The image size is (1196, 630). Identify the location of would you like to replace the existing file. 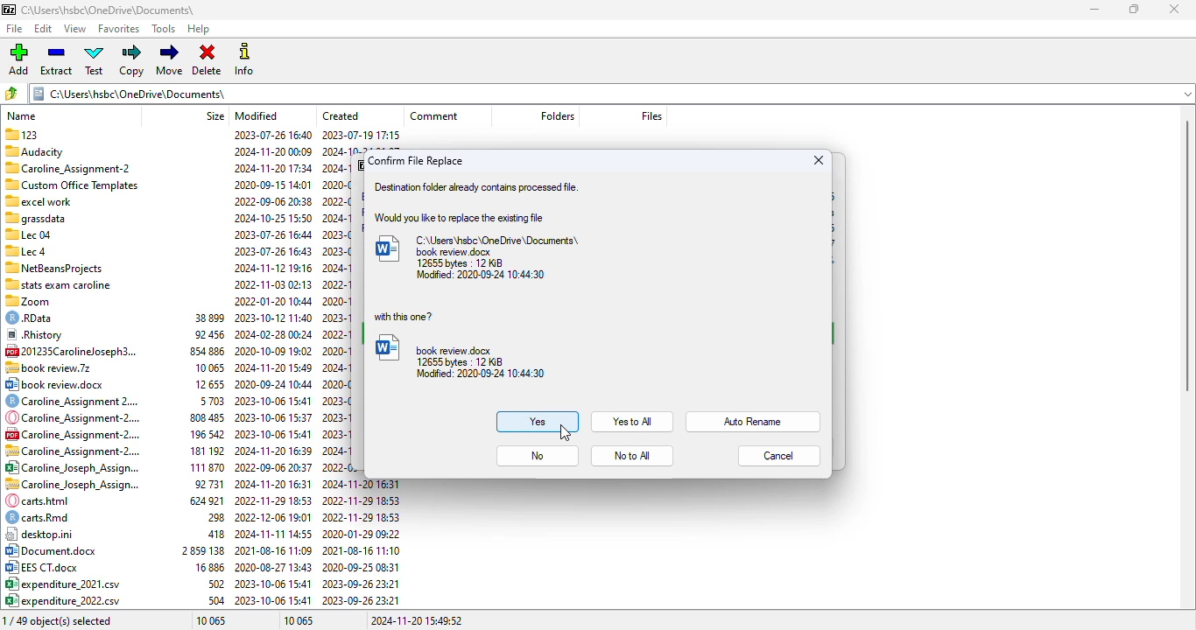
(460, 219).